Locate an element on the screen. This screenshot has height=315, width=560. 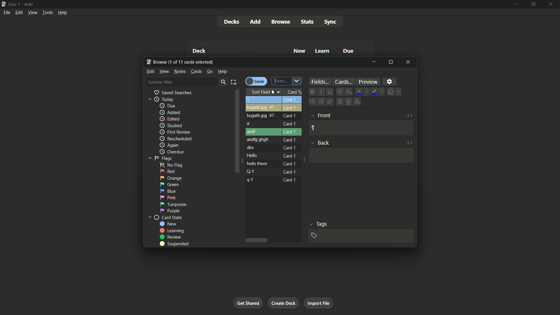
edit menu is located at coordinates (19, 12).